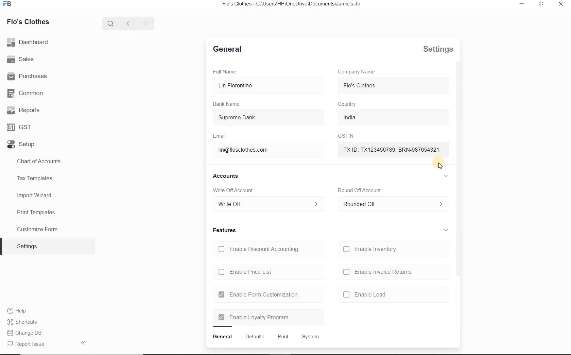  What do you see at coordinates (435, 50) in the screenshot?
I see `settings` at bounding box center [435, 50].